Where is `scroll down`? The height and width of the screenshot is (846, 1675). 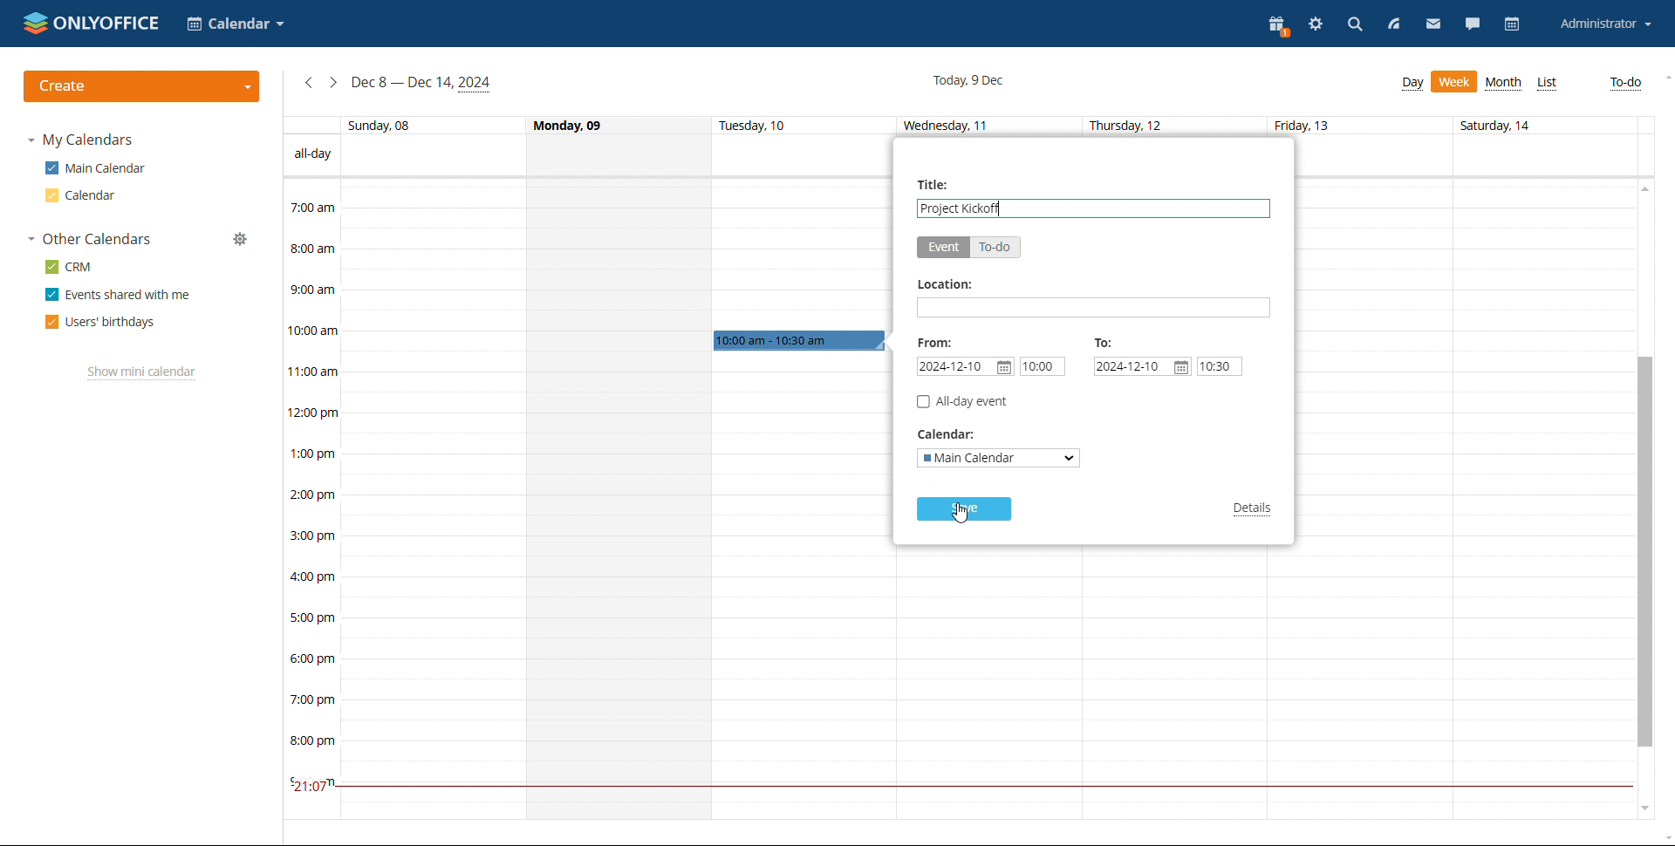
scroll down is located at coordinates (1642, 812).